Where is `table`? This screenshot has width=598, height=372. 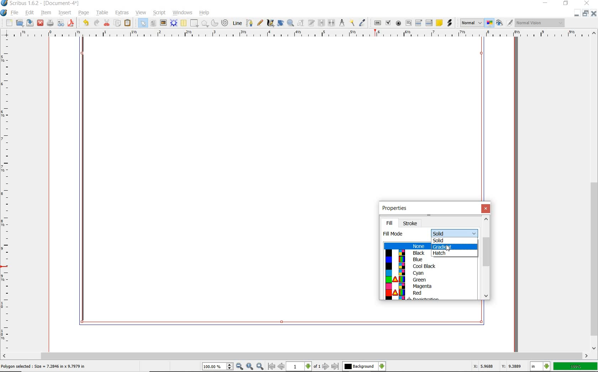 table is located at coordinates (103, 13).